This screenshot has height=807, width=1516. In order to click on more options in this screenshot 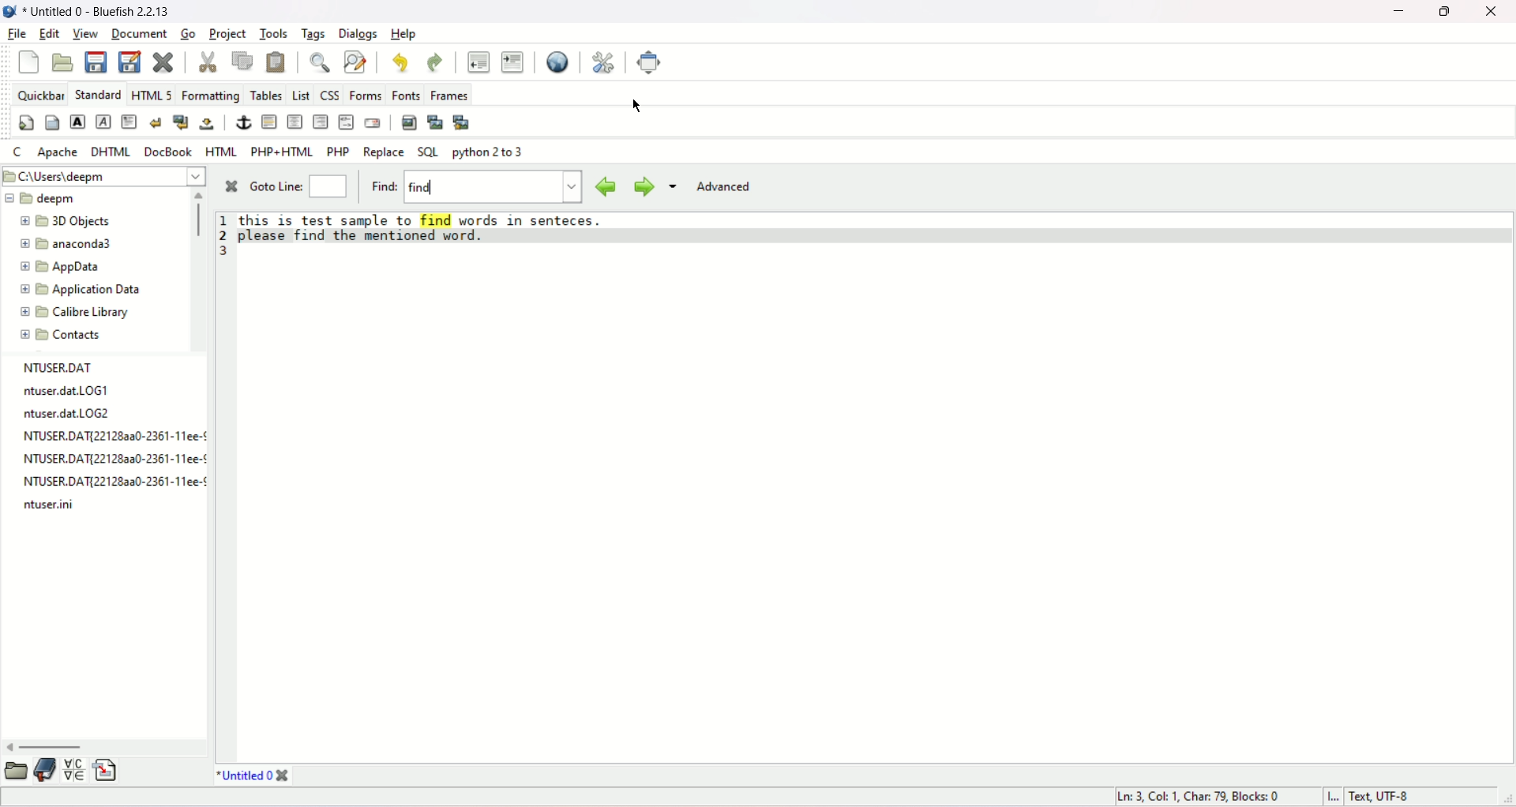, I will do `click(674, 185)`.